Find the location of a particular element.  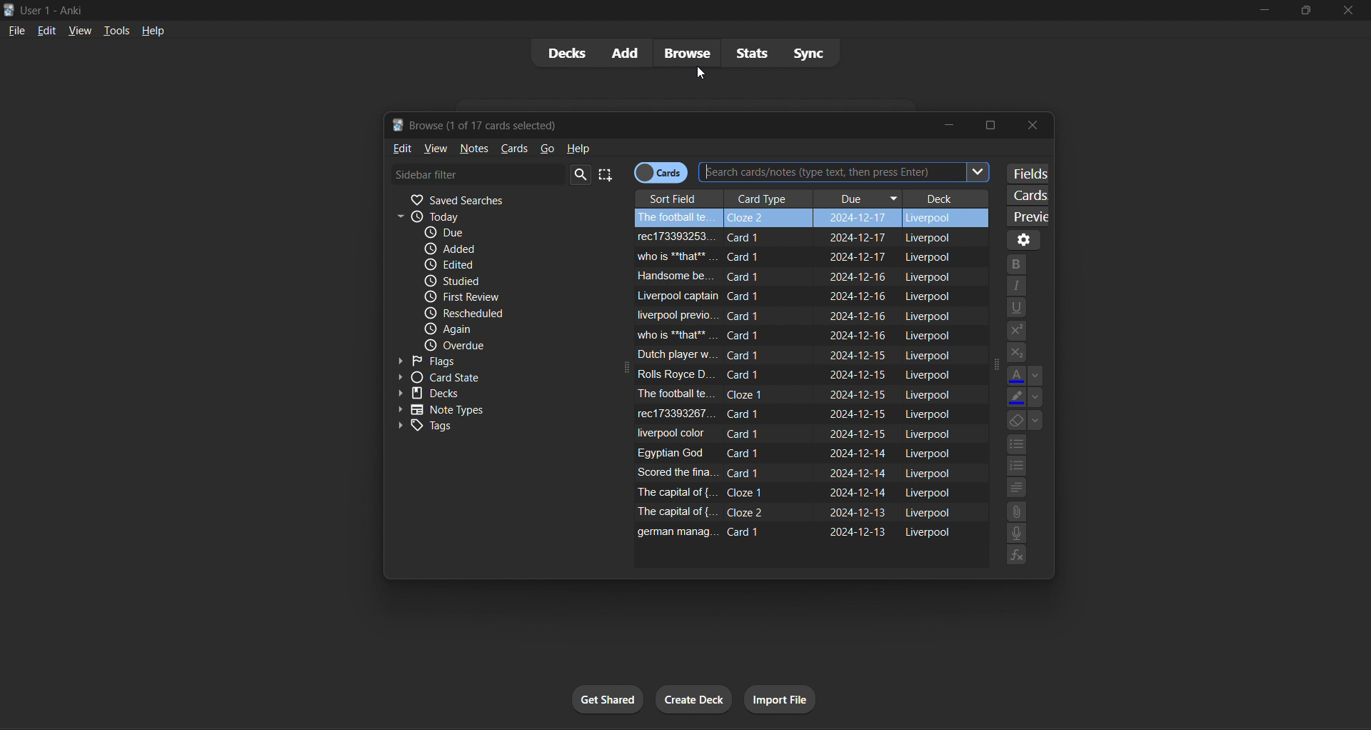

field is located at coordinates (677, 413).